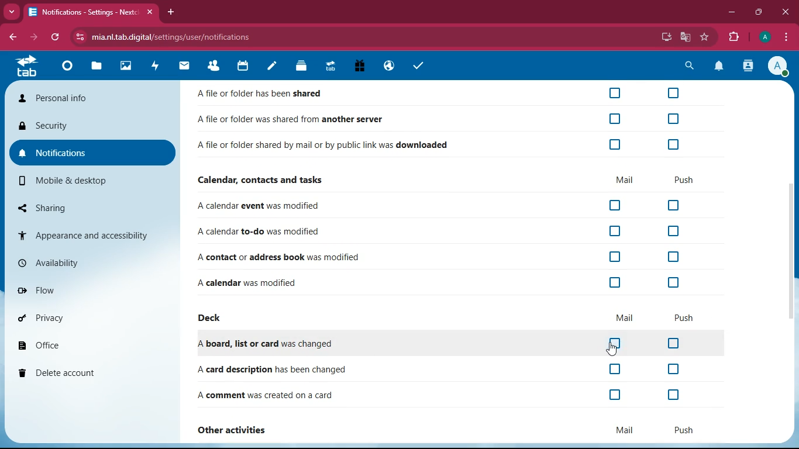 The height and width of the screenshot is (449, 799). Describe the element at coordinates (12, 12) in the screenshot. I see `more` at that location.